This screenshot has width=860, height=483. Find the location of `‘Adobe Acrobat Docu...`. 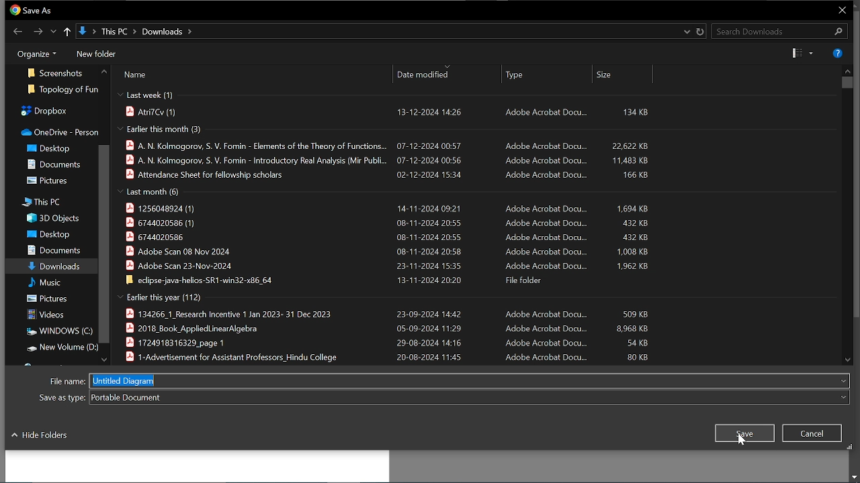

‘Adobe Acrobat Docu... is located at coordinates (542, 176).